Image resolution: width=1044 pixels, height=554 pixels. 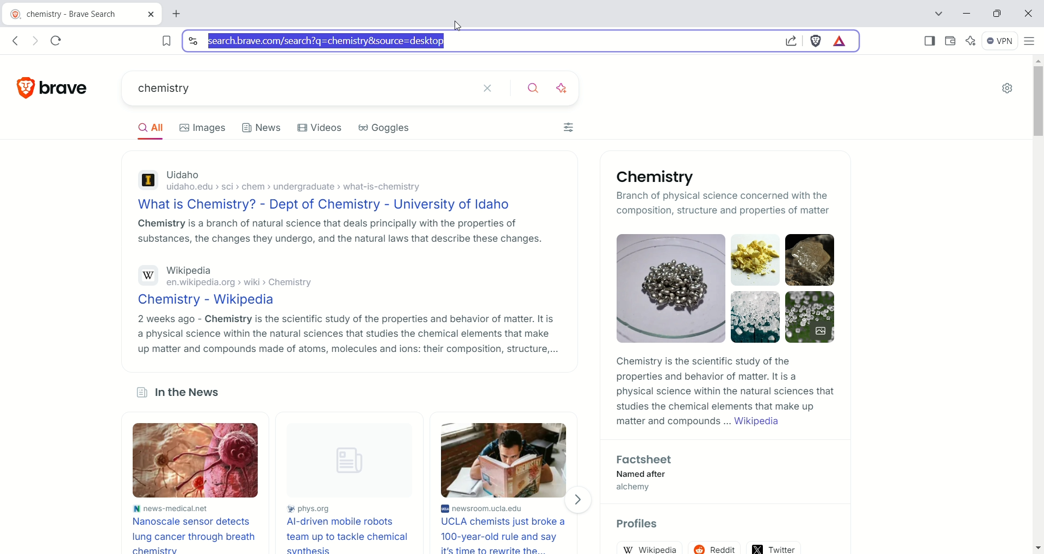 What do you see at coordinates (262, 130) in the screenshot?
I see `News` at bounding box center [262, 130].